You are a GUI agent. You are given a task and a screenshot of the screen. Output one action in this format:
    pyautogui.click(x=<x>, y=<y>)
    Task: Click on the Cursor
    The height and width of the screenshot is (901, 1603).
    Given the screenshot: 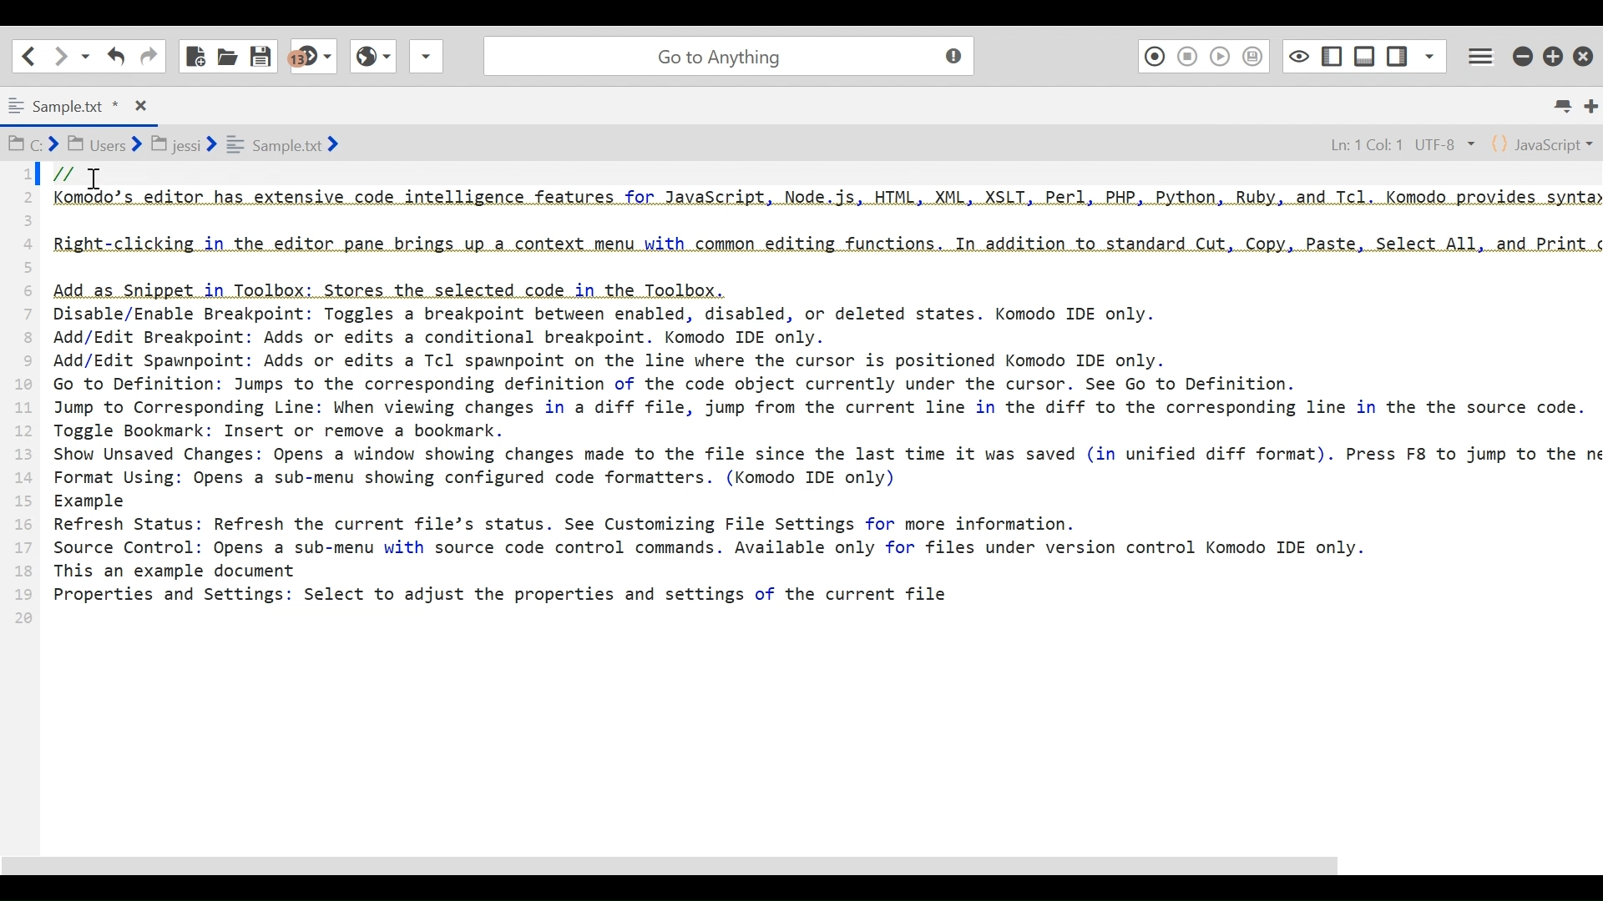 What is the action you would take?
    pyautogui.click(x=92, y=179)
    